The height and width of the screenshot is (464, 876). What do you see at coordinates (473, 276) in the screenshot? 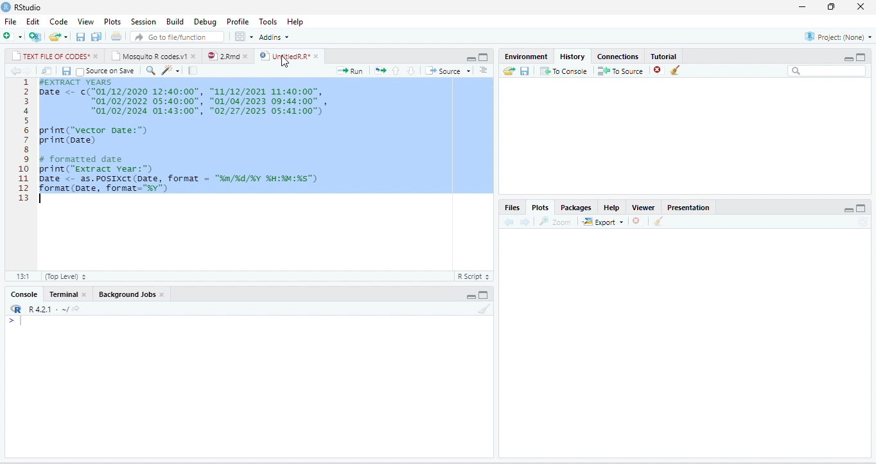
I see `R Script` at bounding box center [473, 276].